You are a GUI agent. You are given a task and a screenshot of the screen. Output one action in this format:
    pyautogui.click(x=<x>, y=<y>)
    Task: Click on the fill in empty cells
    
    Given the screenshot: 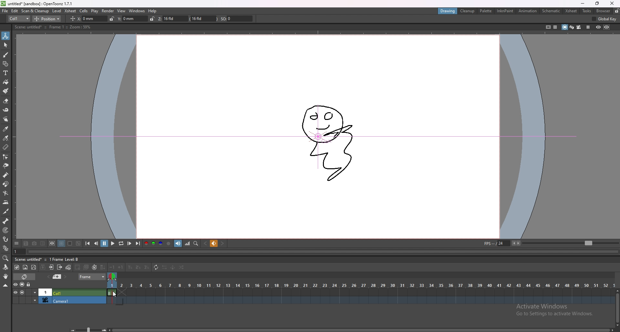 What is the action you would take?
    pyautogui.click(x=104, y=268)
    